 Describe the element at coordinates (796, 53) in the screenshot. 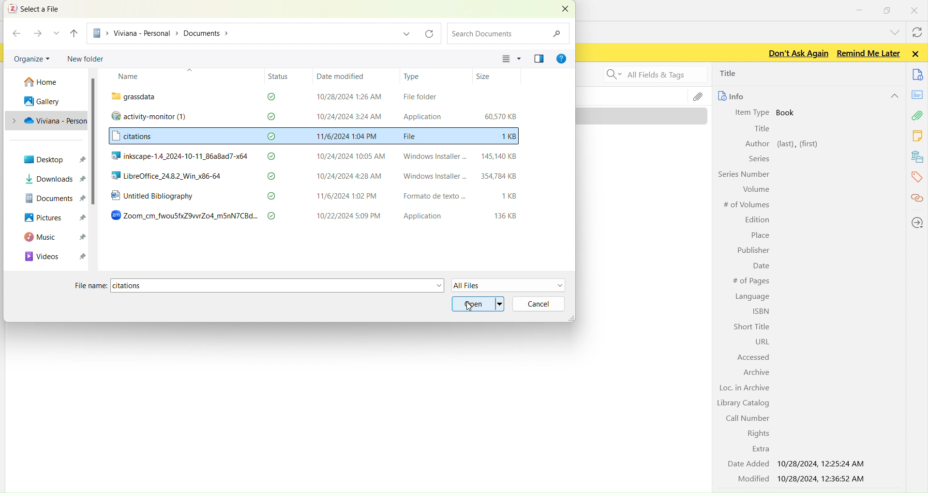

I see `Don't ask again` at that location.